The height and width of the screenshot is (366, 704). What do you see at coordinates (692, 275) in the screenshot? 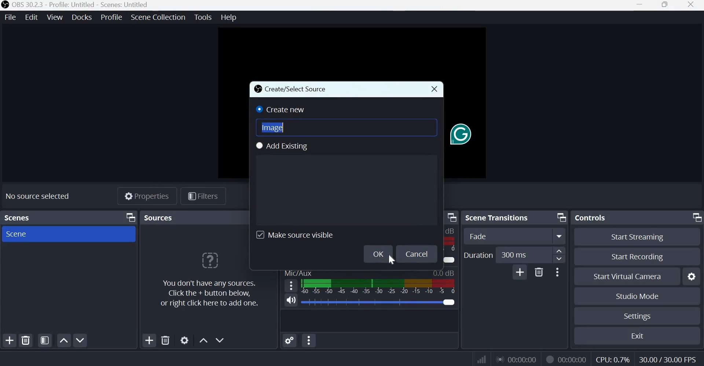
I see `Configure virtual camera` at bounding box center [692, 275].